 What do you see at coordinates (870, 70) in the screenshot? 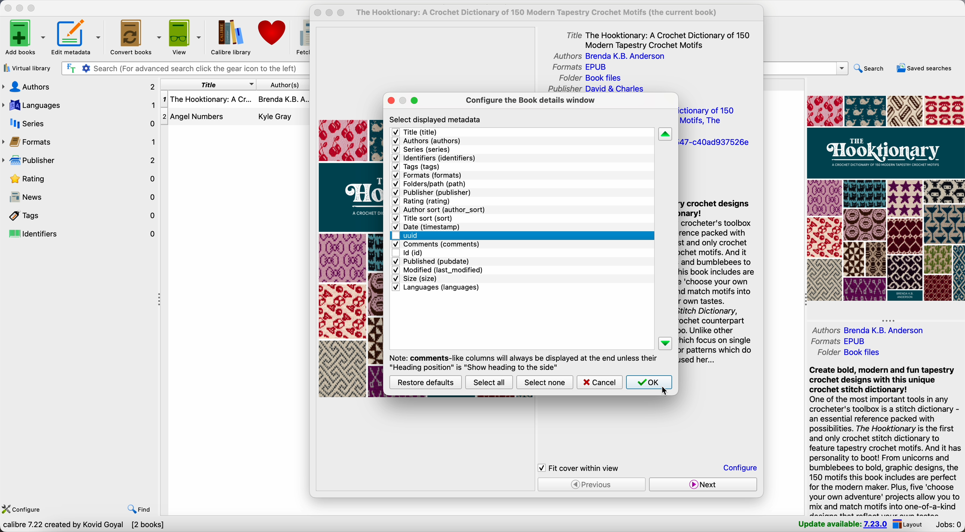
I see `search` at bounding box center [870, 70].